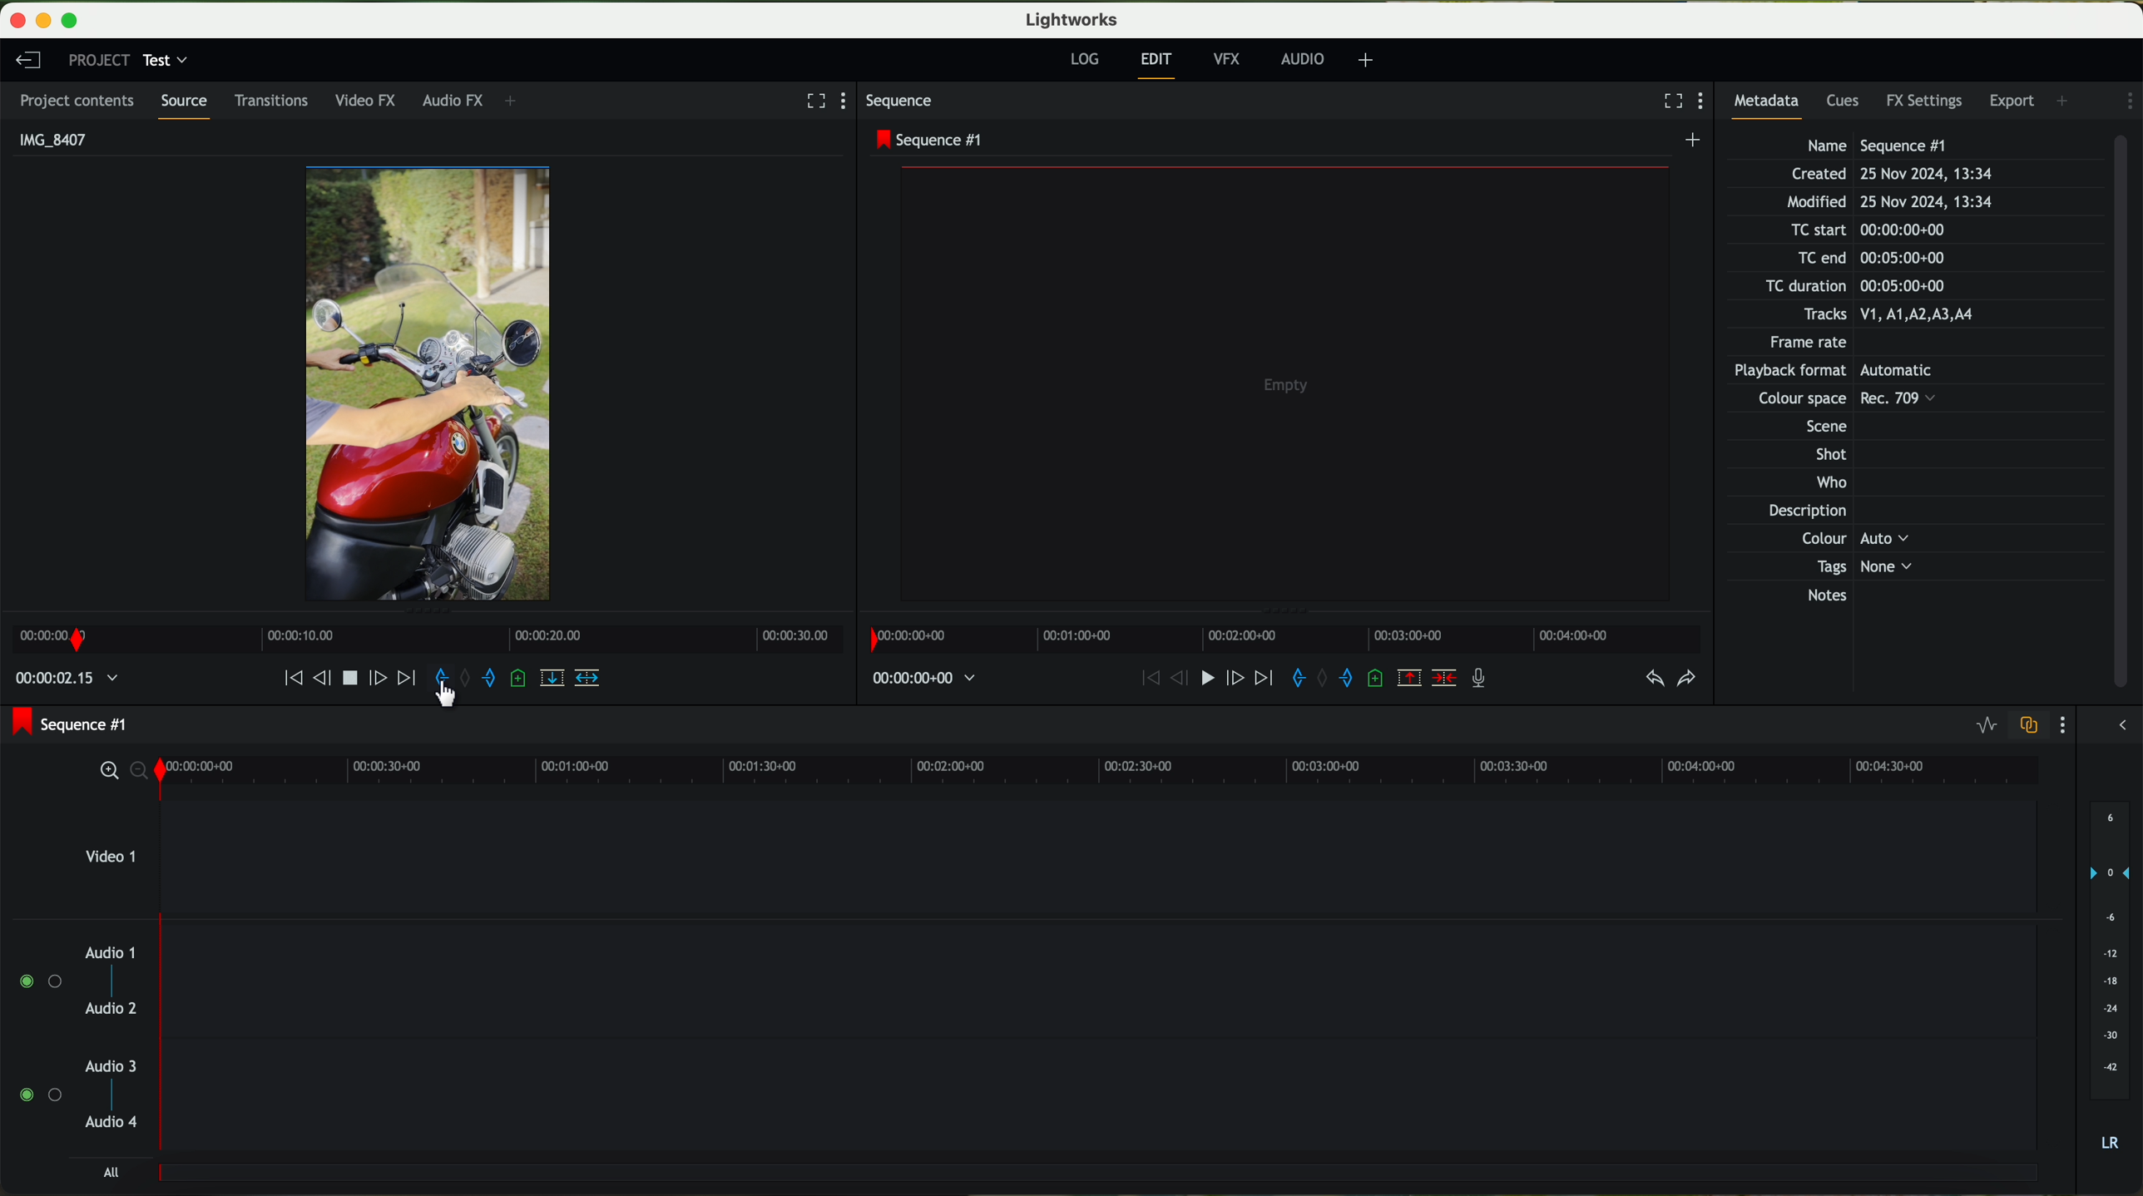 This screenshot has width=2143, height=1196. Describe the element at coordinates (2013, 99) in the screenshot. I see `export` at that location.